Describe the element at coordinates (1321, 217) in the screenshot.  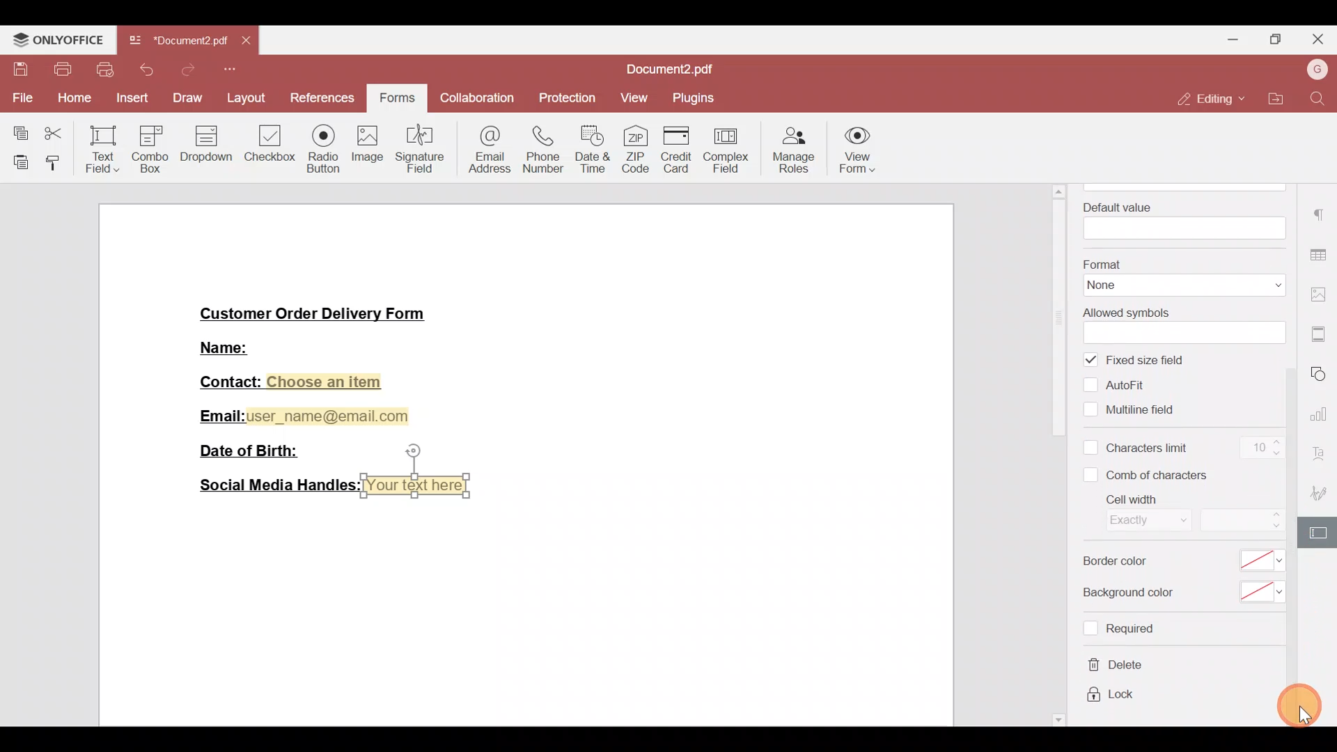
I see `Paragraph settings` at that location.